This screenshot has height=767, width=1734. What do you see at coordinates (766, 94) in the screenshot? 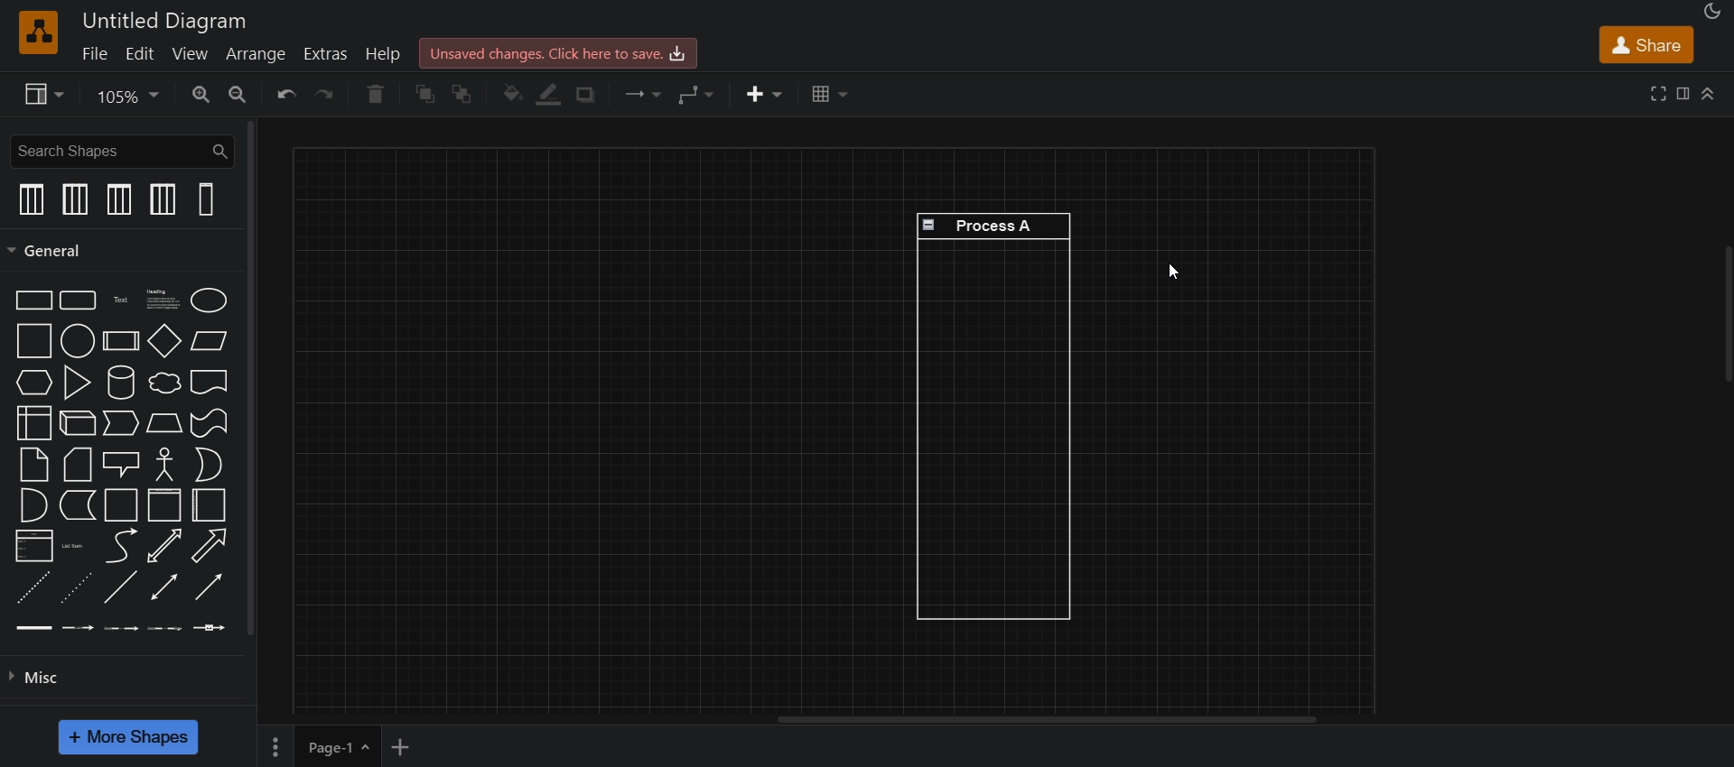
I see `insert` at bounding box center [766, 94].